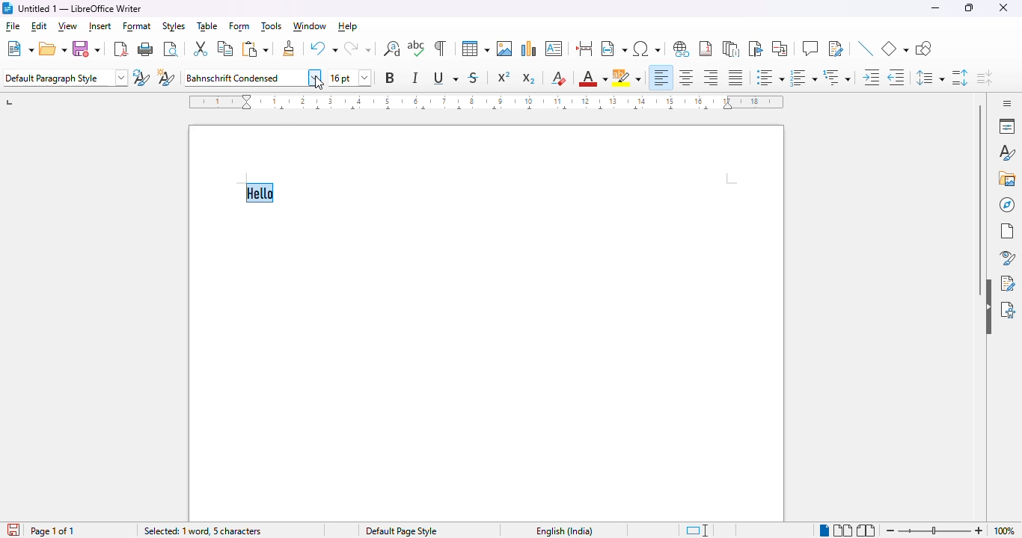 The height and width of the screenshot is (538, 1022). What do you see at coordinates (403, 531) in the screenshot?
I see `default page style` at bounding box center [403, 531].